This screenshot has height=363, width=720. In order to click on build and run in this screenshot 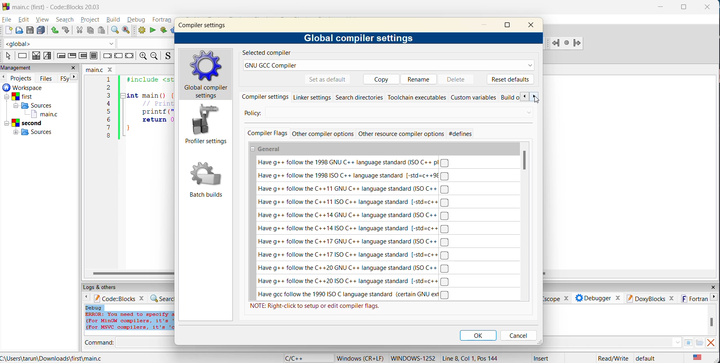, I will do `click(164, 30)`.